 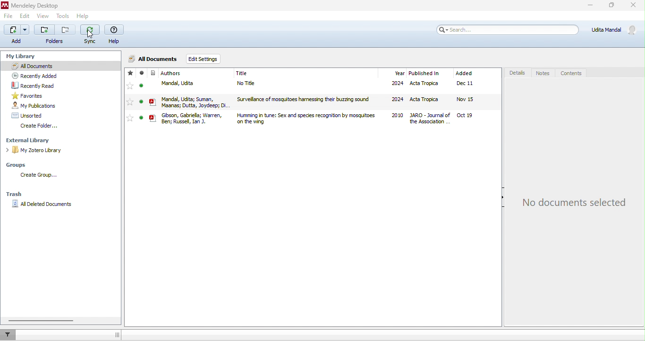 What do you see at coordinates (508, 30) in the screenshot?
I see `search bar` at bounding box center [508, 30].